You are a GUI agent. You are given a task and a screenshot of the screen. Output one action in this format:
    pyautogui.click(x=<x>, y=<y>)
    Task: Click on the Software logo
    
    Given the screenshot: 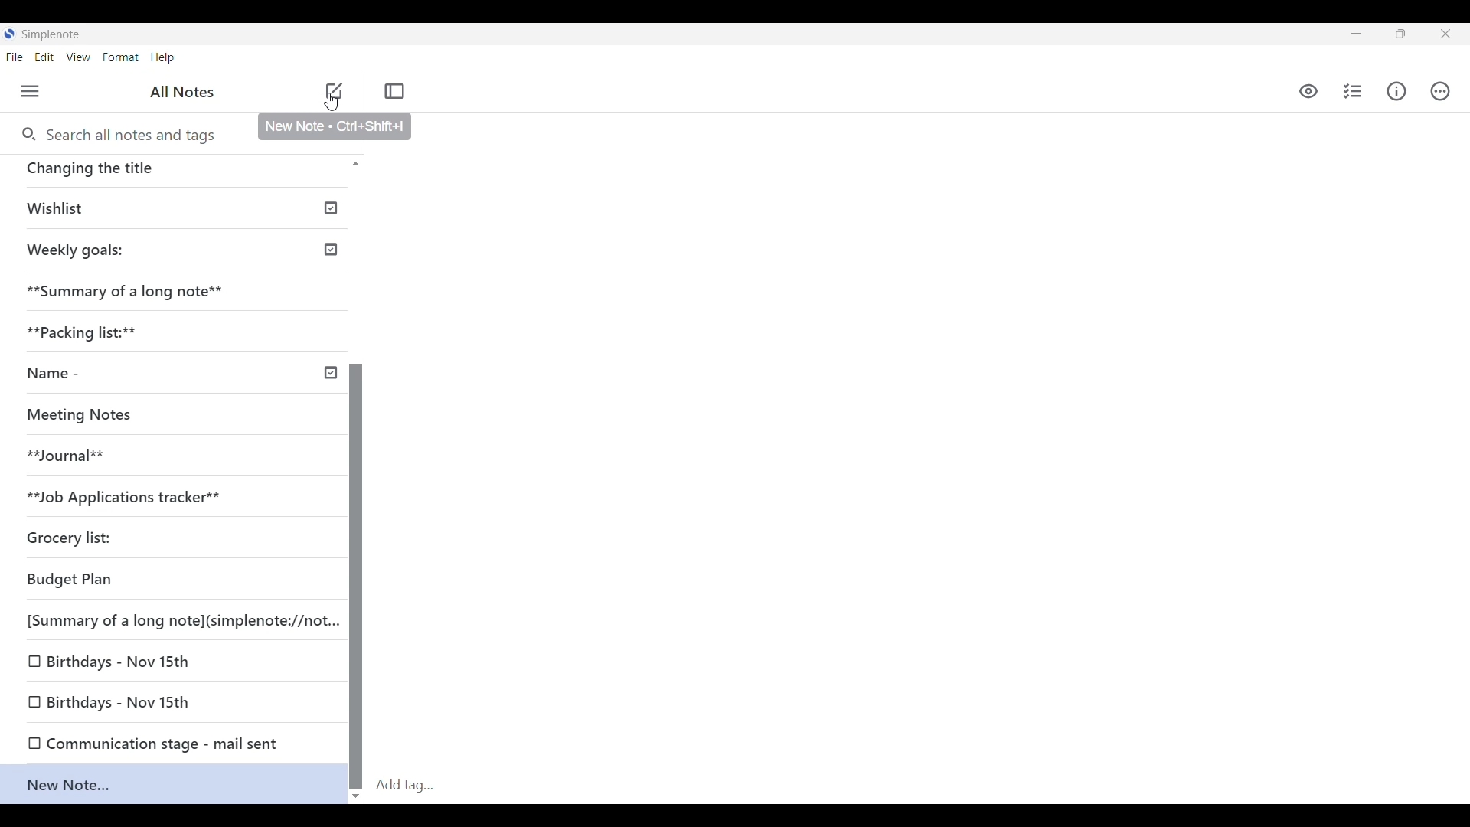 What is the action you would take?
    pyautogui.click(x=9, y=34)
    